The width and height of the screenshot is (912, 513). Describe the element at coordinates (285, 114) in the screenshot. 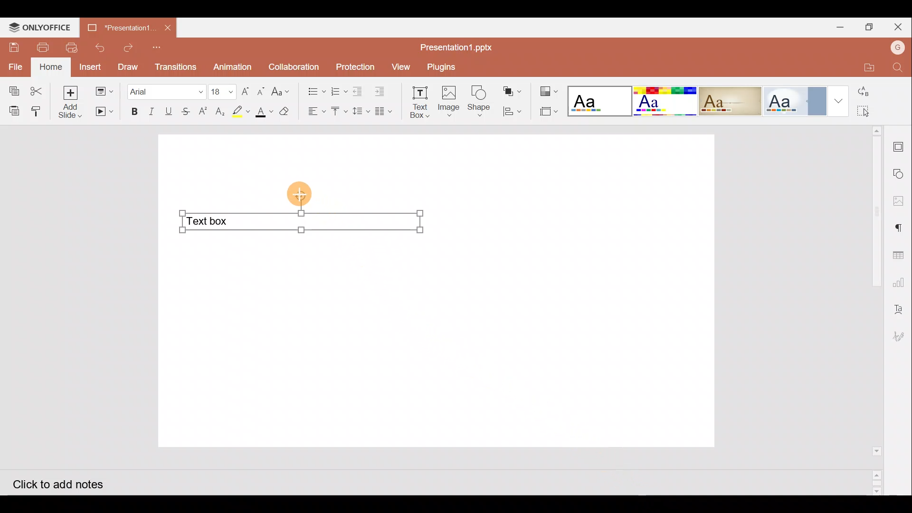

I see `Clear style` at that location.